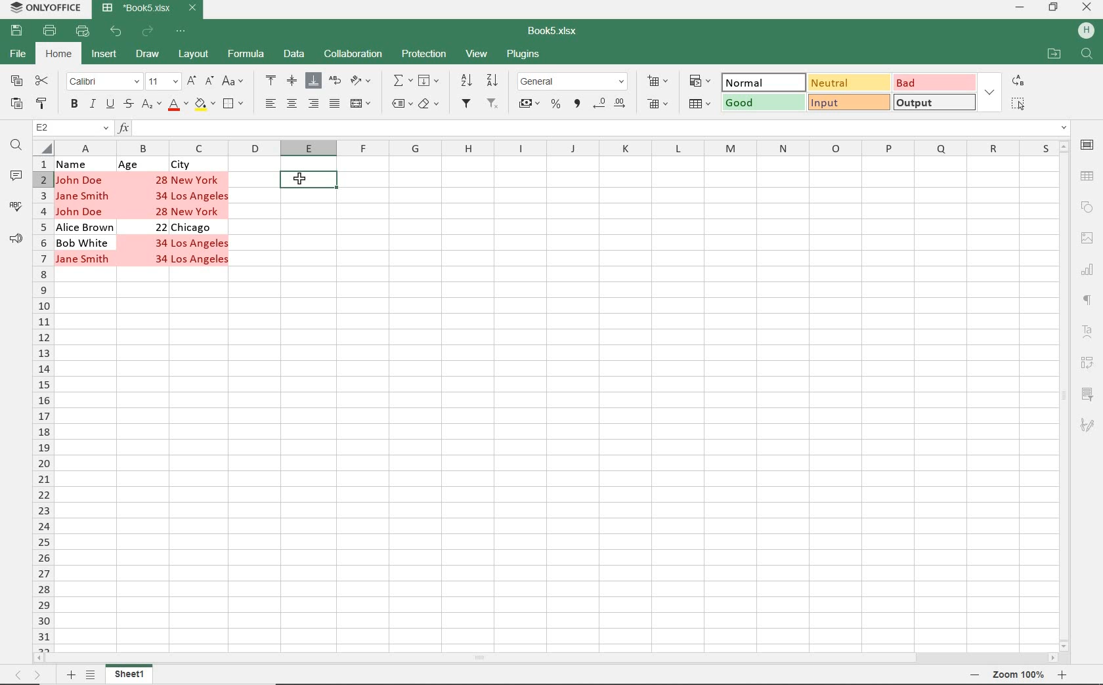  I want to click on COPY STYLE, so click(42, 104).